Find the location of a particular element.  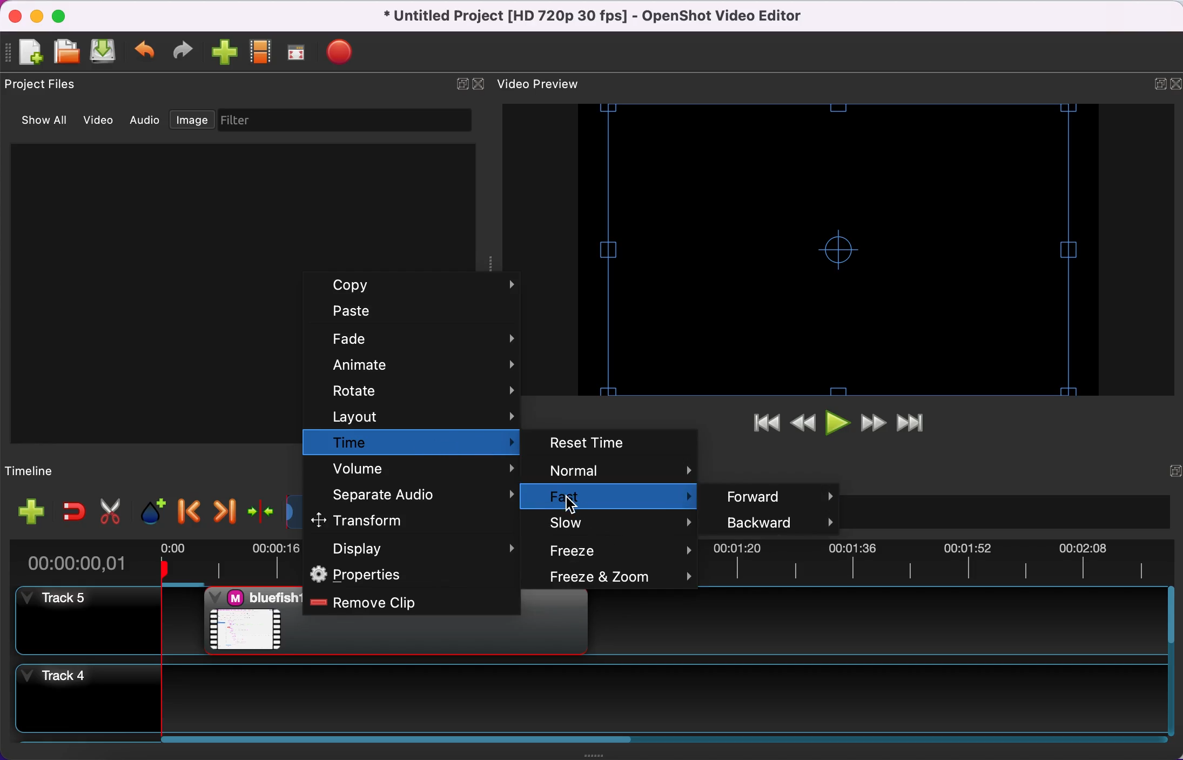

normal is located at coordinates (620, 471).